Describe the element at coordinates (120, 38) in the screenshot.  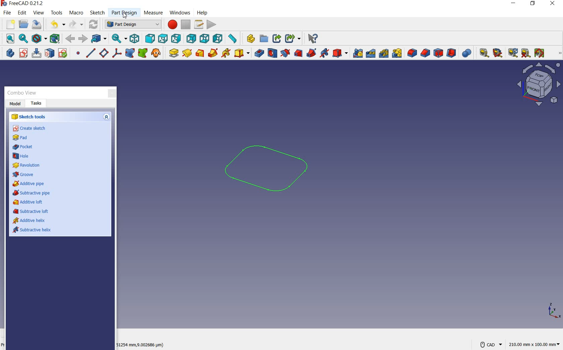
I see `sync view` at that location.